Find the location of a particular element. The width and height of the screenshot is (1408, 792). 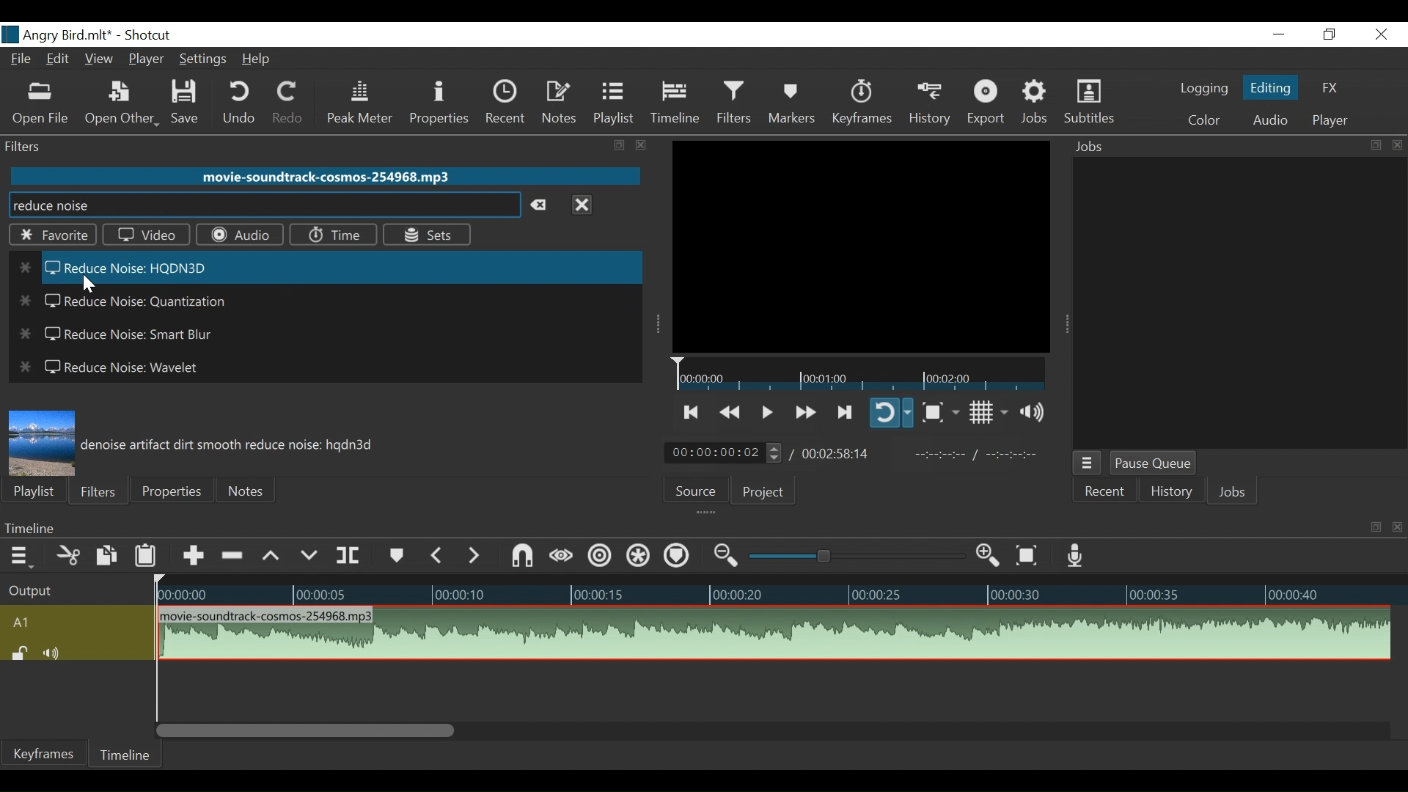

Total Duration is located at coordinates (840, 452).